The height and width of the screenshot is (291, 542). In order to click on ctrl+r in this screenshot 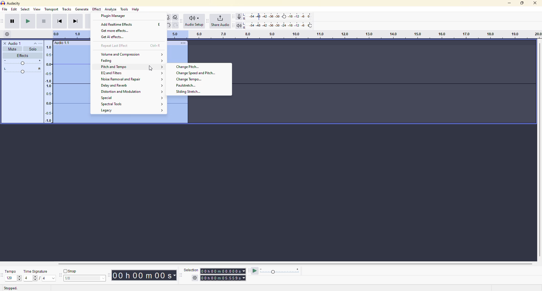, I will do `click(156, 45)`.